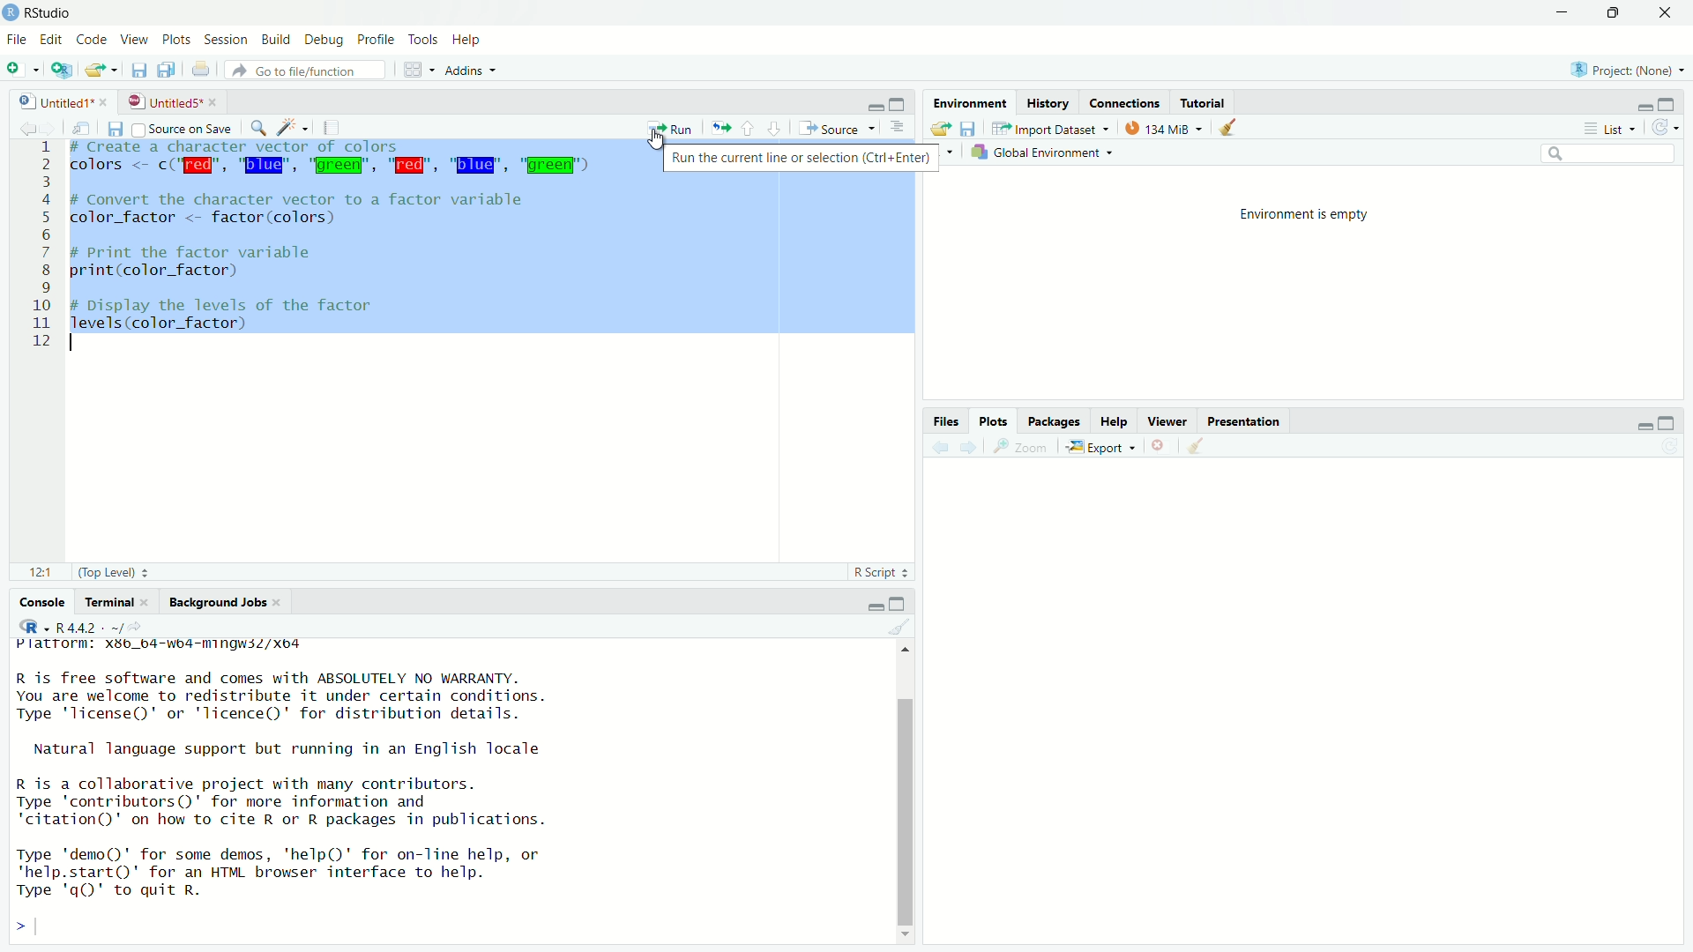 The height and width of the screenshot is (952, 1693). I want to click on Viewer, so click(1168, 420).